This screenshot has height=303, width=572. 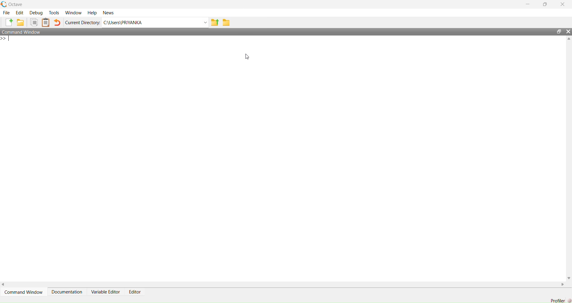 I want to click on Open an existing file in editor, so click(x=21, y=22).